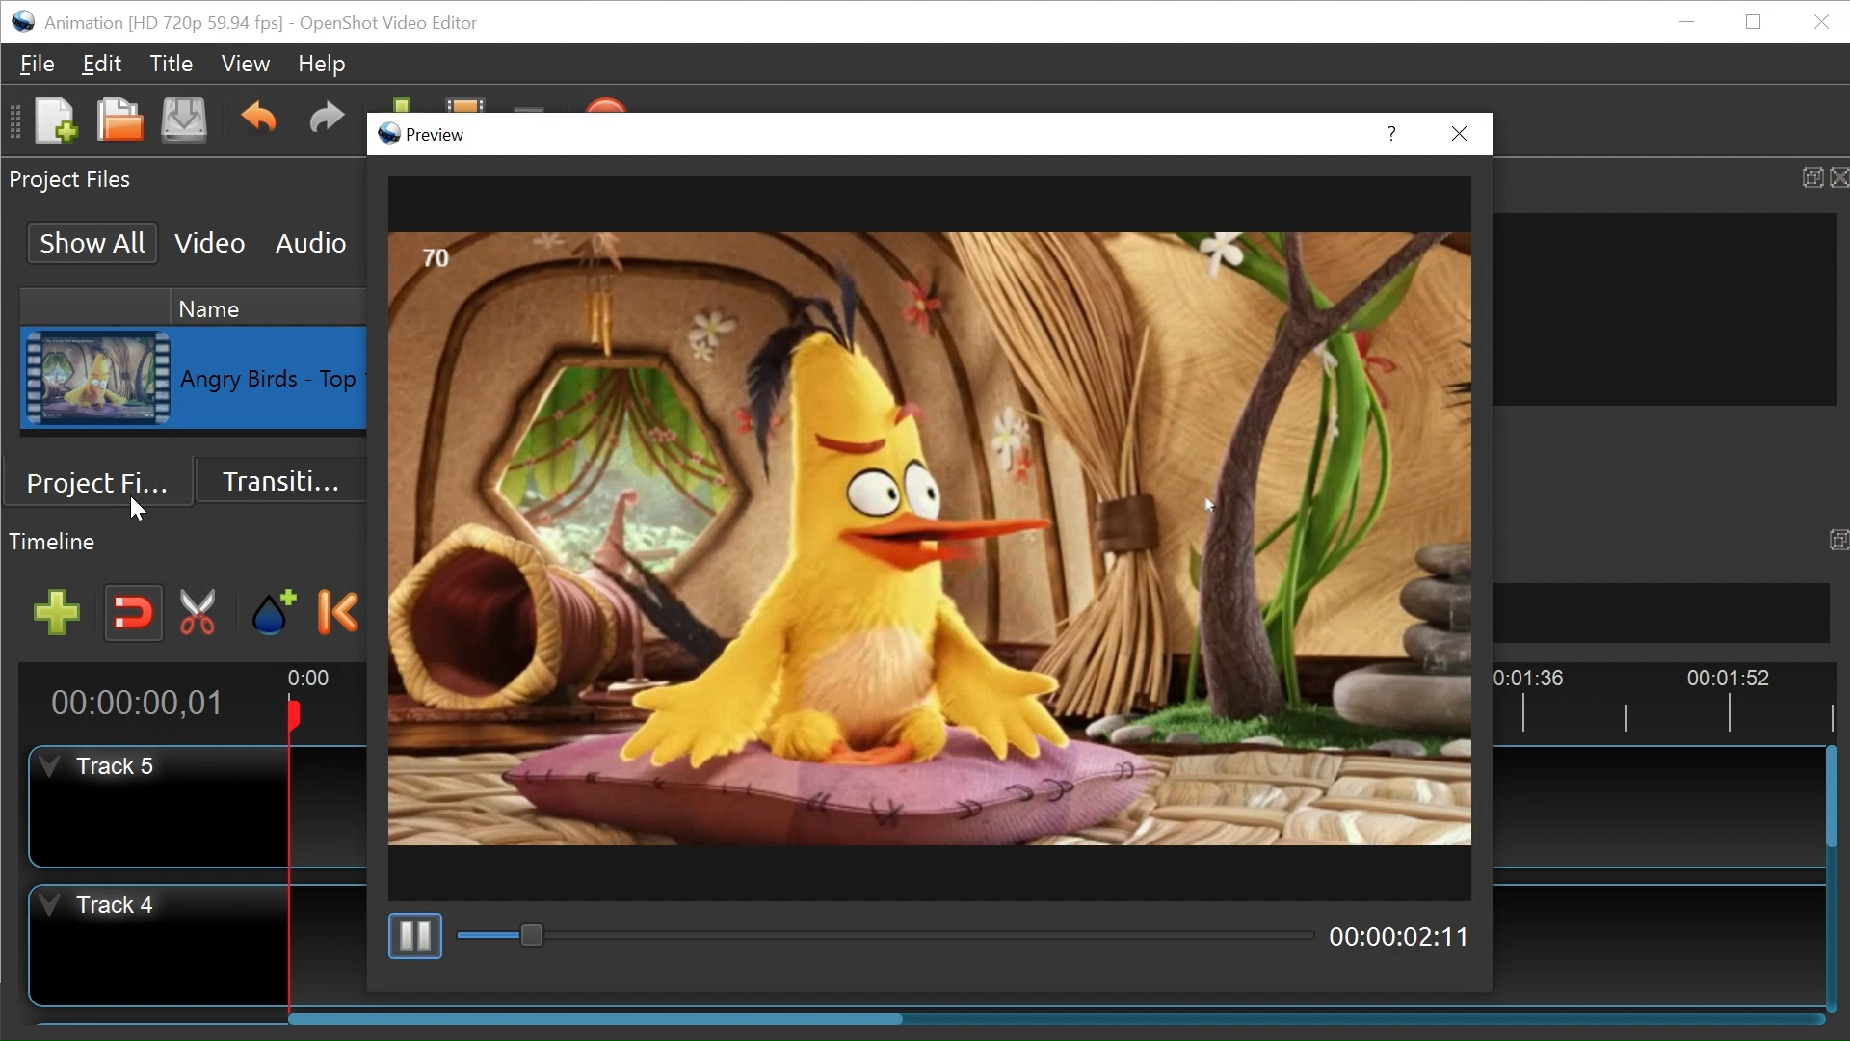  I want to click on Video, so click(209, 242).